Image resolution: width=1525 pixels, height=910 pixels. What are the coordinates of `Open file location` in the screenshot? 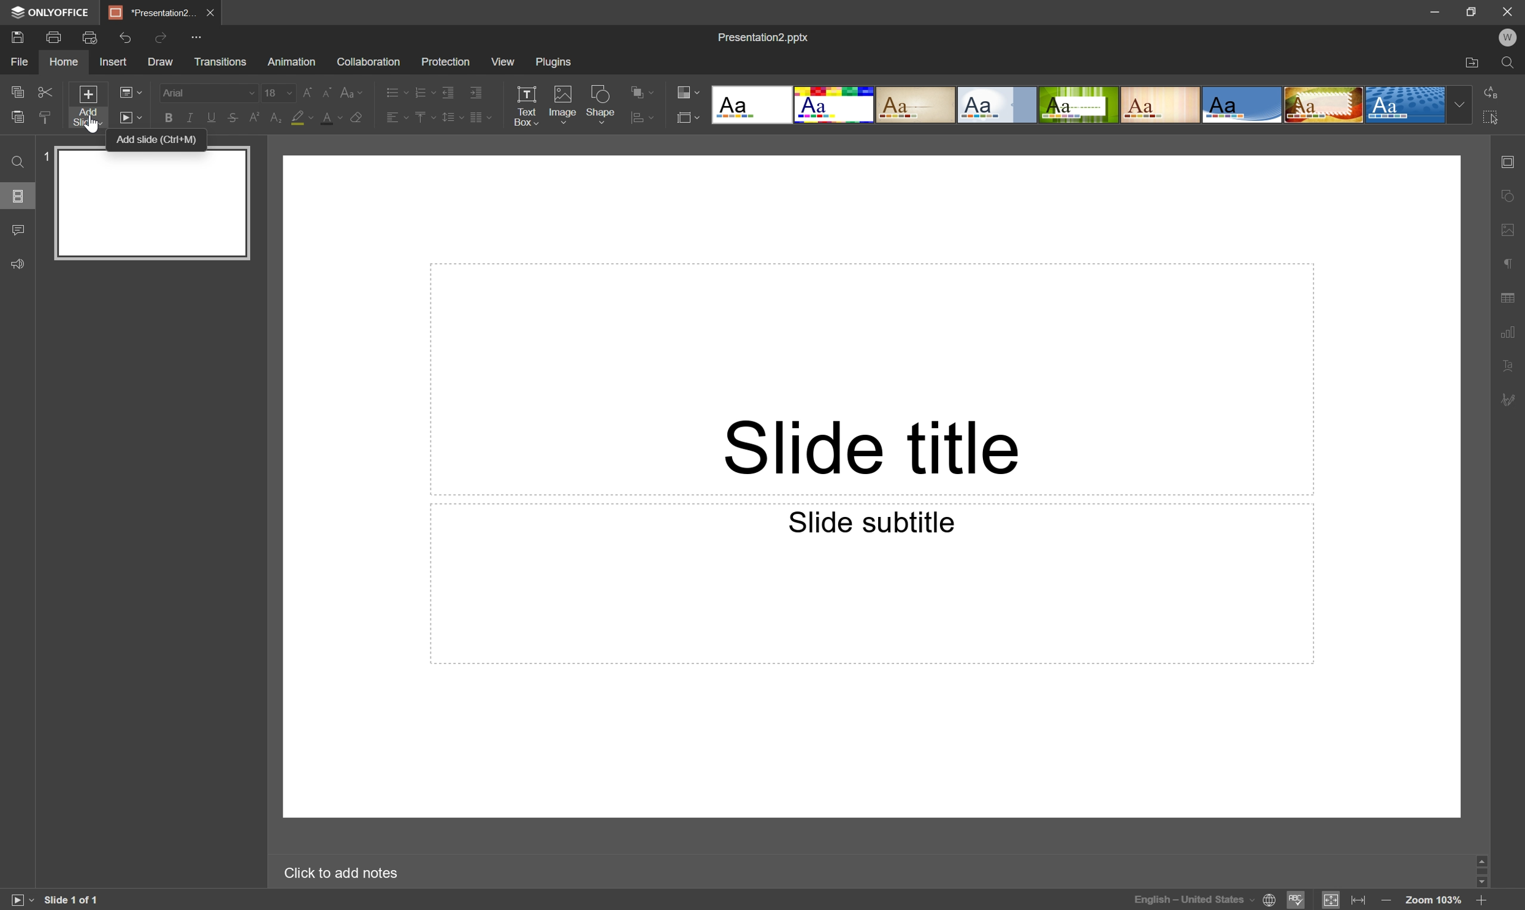 It's located at (1473, 63).